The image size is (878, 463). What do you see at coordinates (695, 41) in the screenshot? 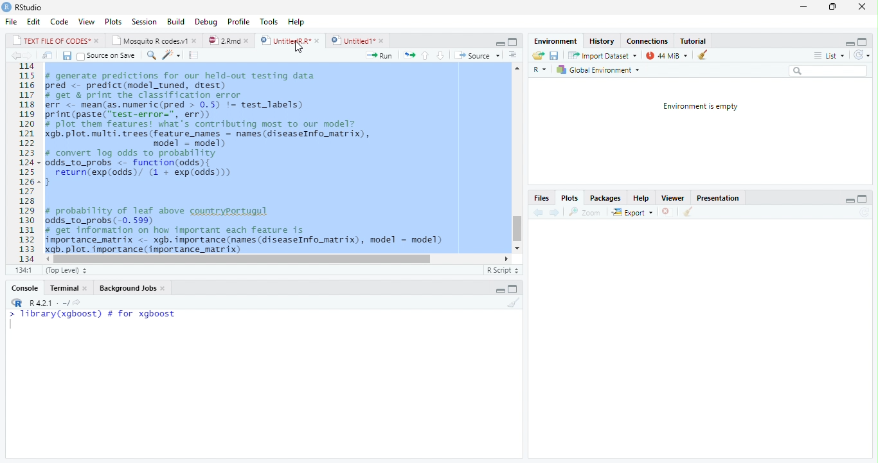
I see `Tutorial` at bounding box center [695, 41].